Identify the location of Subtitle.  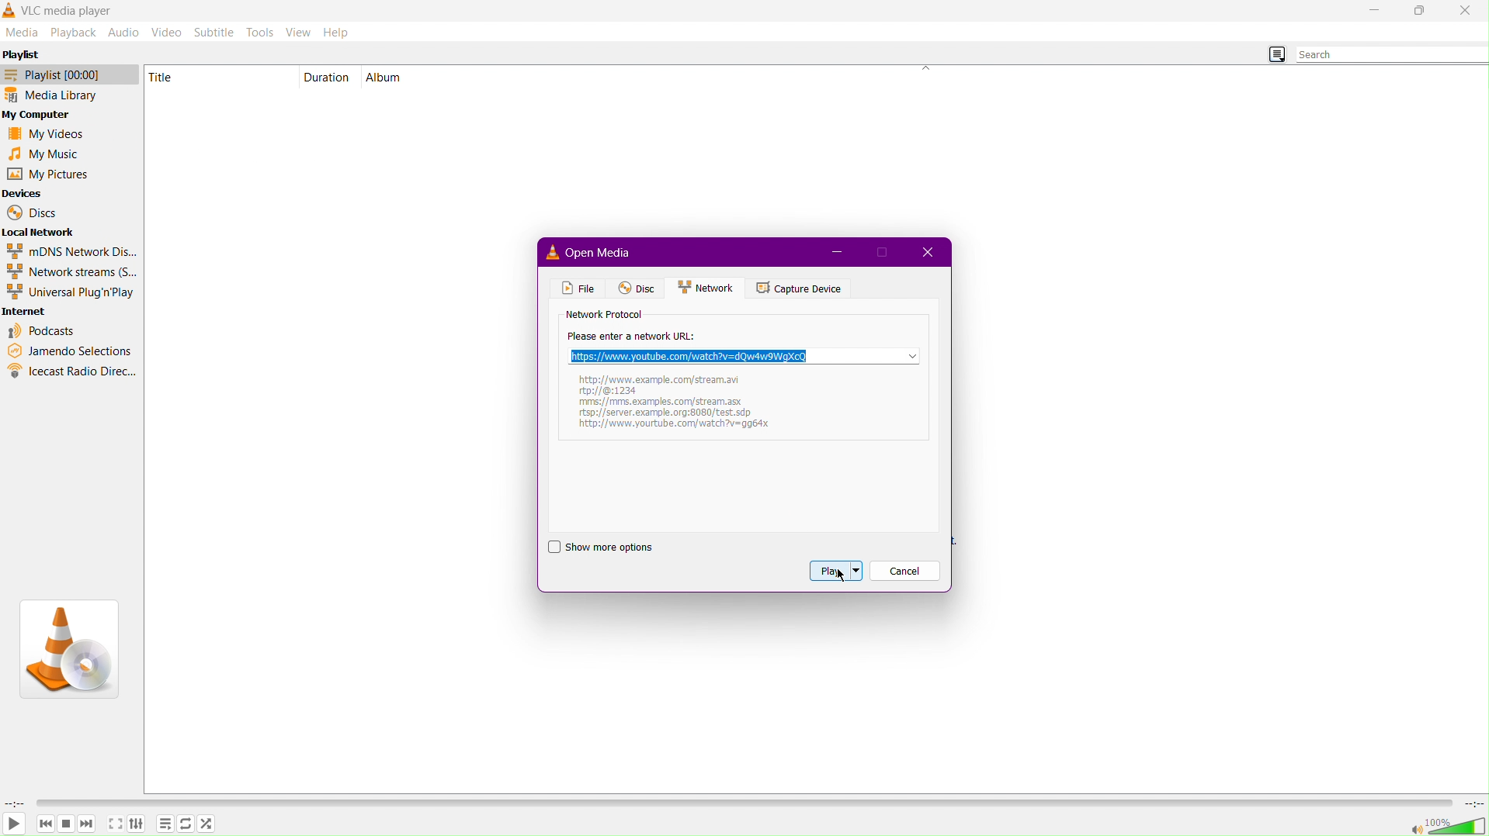
(218, 33).